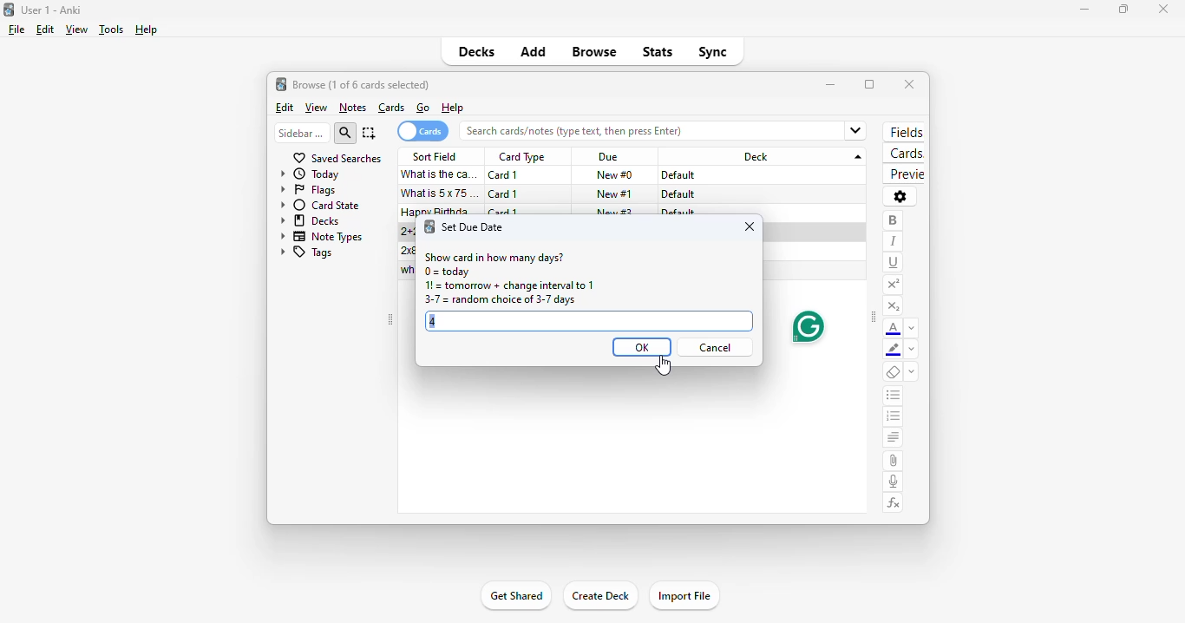  What do you see at coordinates (323, 236) in the screenshot?
I see `note types` at bounding box center [323, 236].